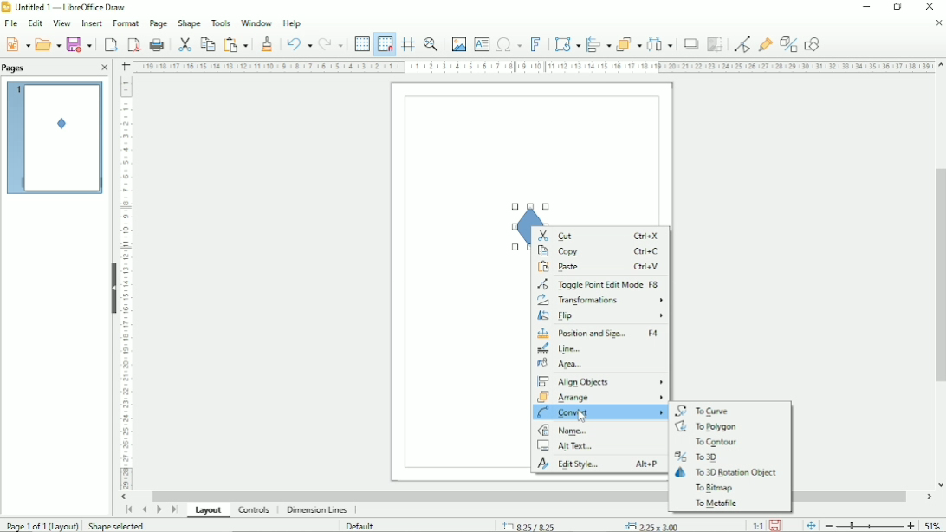 This screenshot has width=946, height=532. I want to click on Layout, so click(207, 510).